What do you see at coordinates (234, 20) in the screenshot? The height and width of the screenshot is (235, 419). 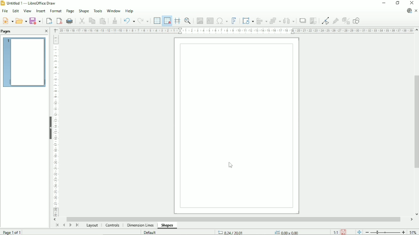 I see `Insert fontwork text` at bounding box center [234, 20].